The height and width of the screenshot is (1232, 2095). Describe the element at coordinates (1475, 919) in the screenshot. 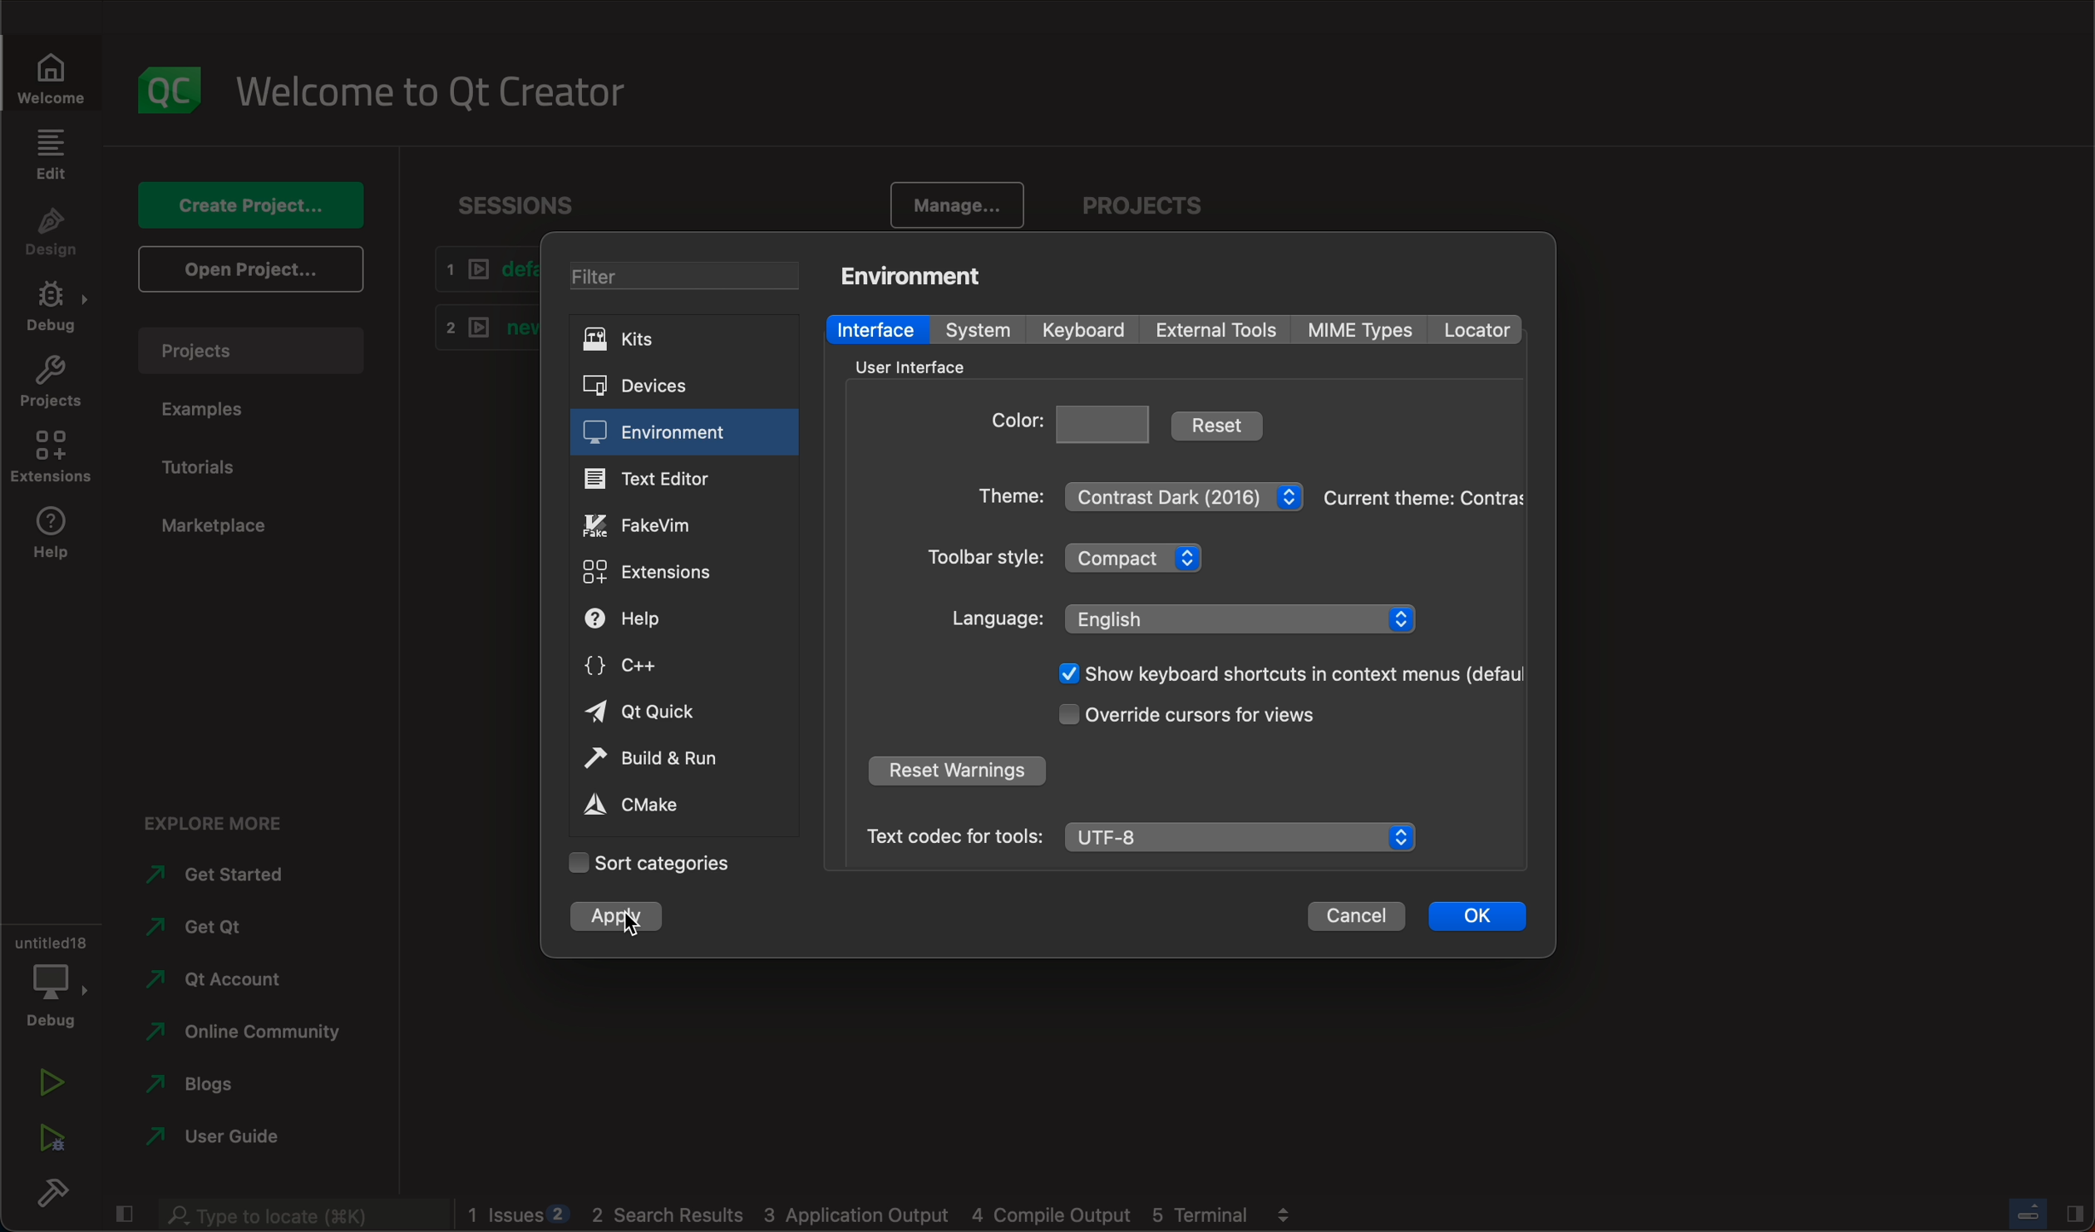

I see `ok` at that location.